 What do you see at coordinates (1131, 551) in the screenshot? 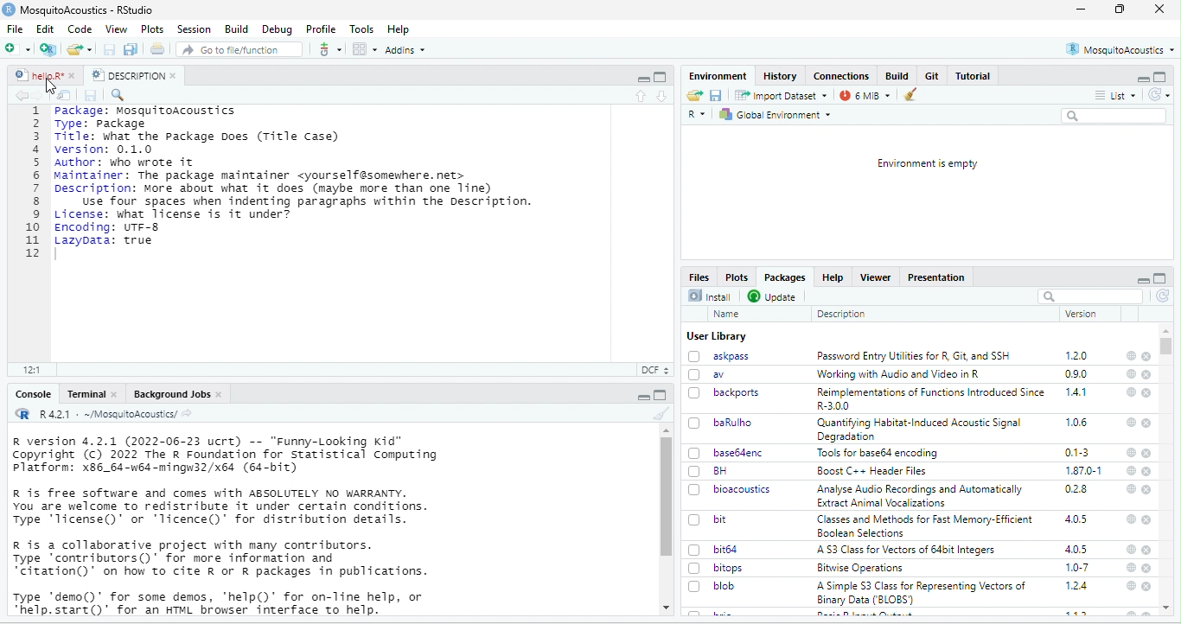
I see `help` at bounding box center [1131, 551].